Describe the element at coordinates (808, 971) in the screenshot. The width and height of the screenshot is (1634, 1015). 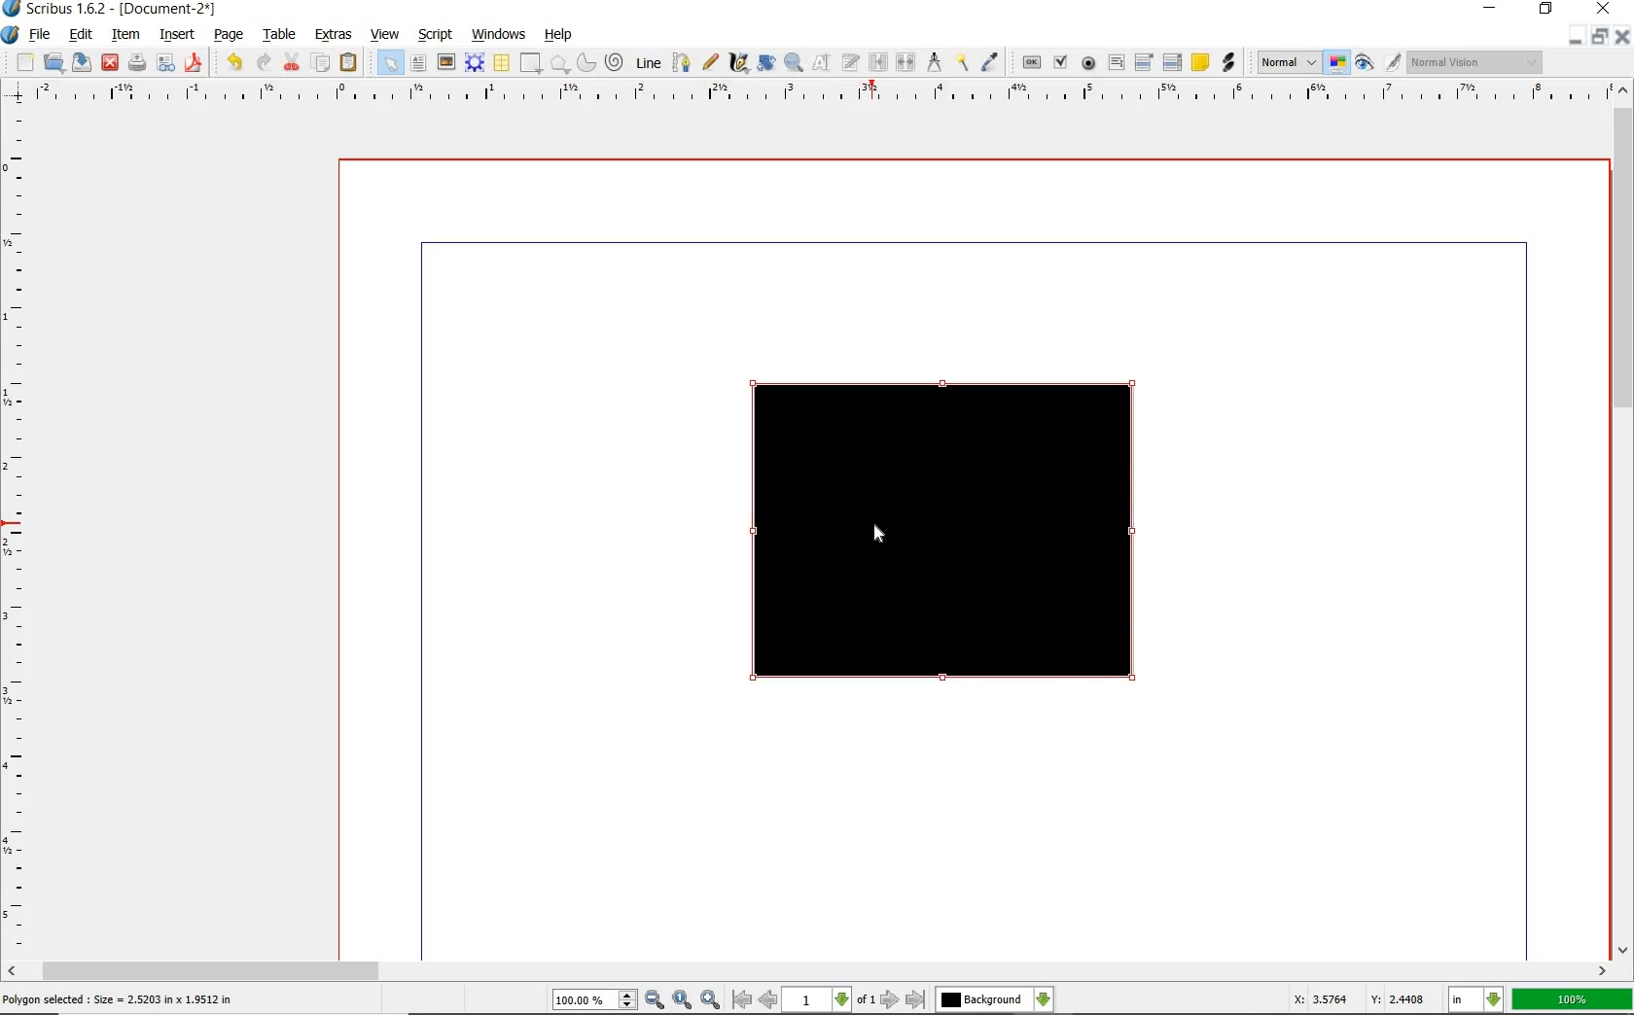
I see `scrollbar` at that location.